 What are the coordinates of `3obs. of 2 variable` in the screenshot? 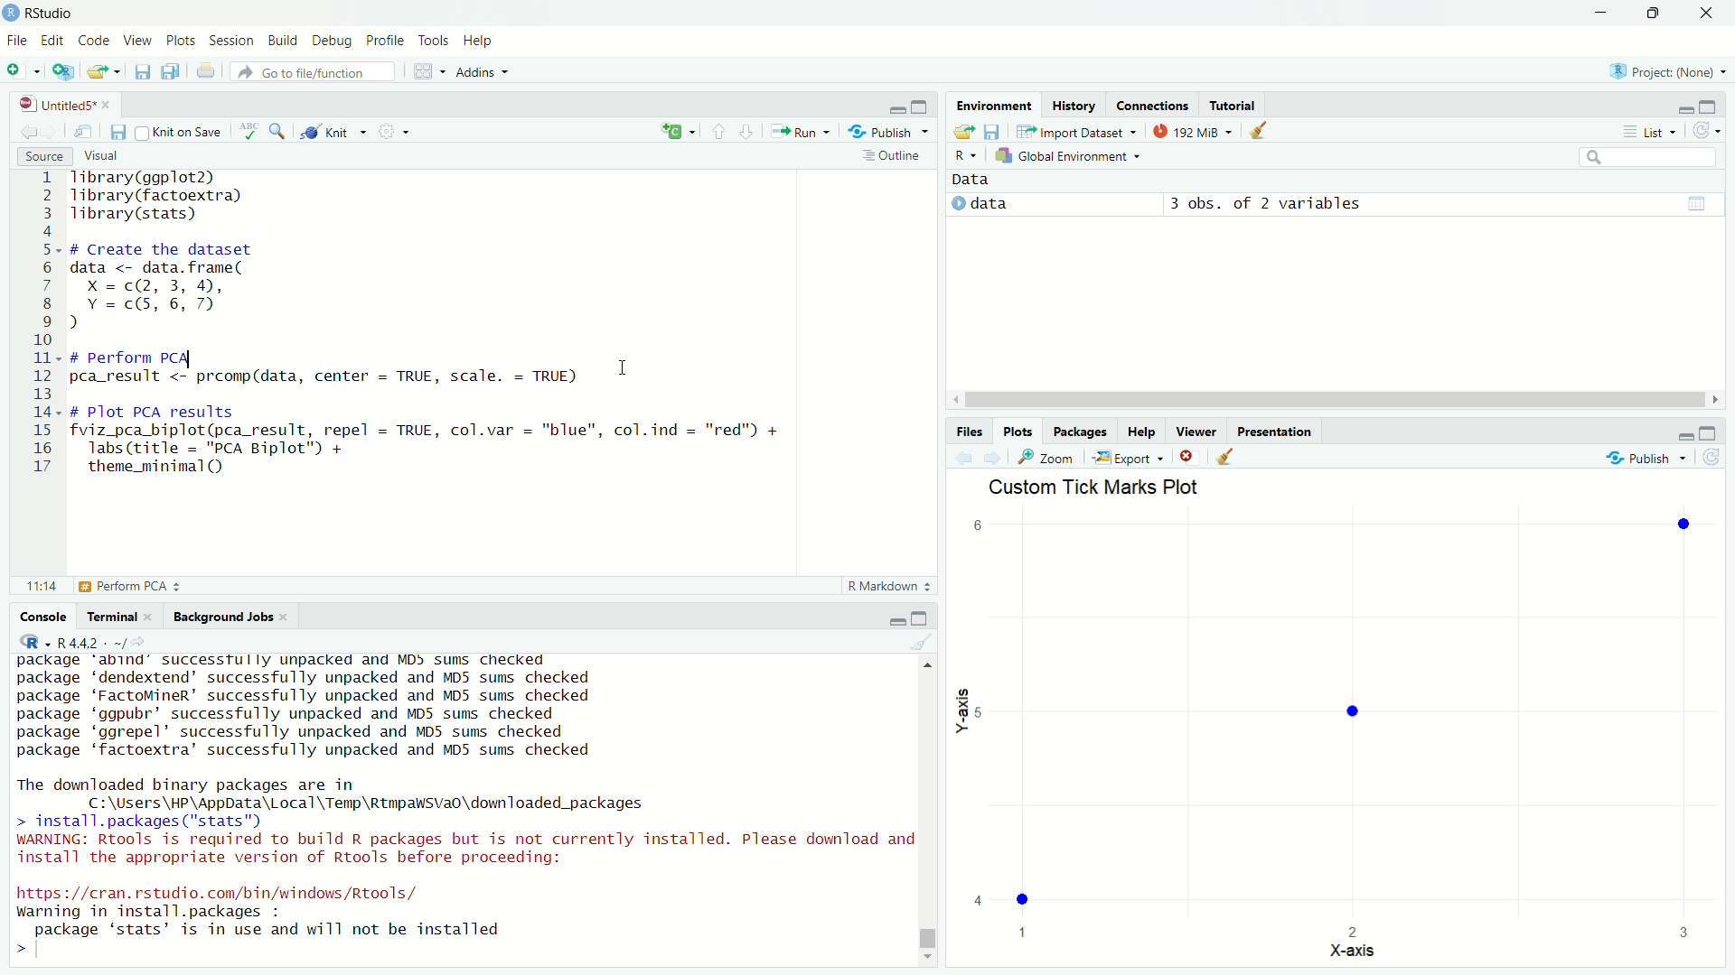 It's located at (1434, 206).